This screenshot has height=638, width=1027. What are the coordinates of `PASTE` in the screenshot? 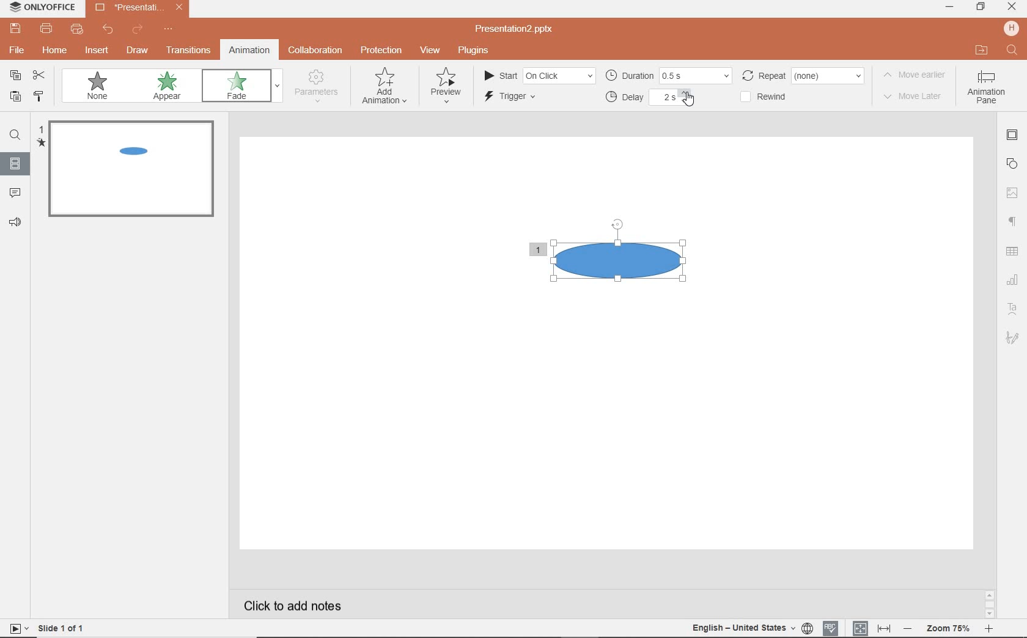 It's located at (15, 97).